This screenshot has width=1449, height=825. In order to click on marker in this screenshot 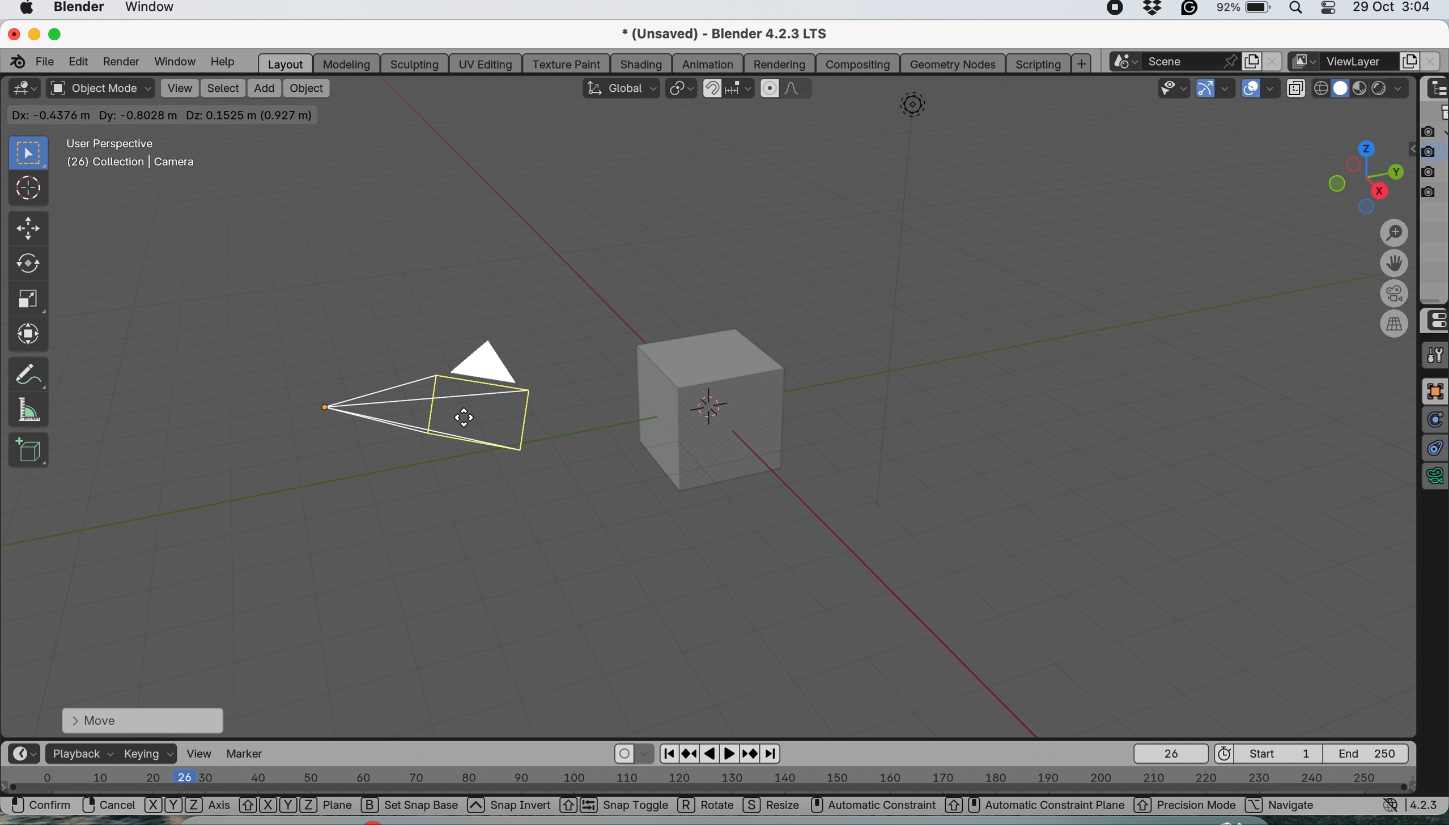, I will do `click(251, 754)`.